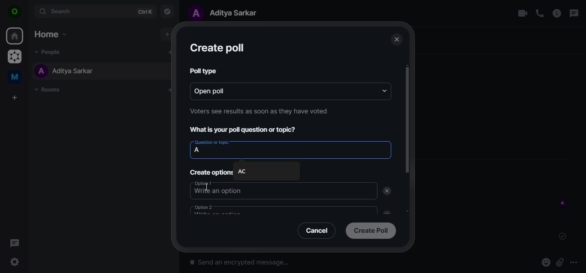  What do you see at coordinates (16, 78) in the screenshot?
I see `me` at bounding box center [16, 78].